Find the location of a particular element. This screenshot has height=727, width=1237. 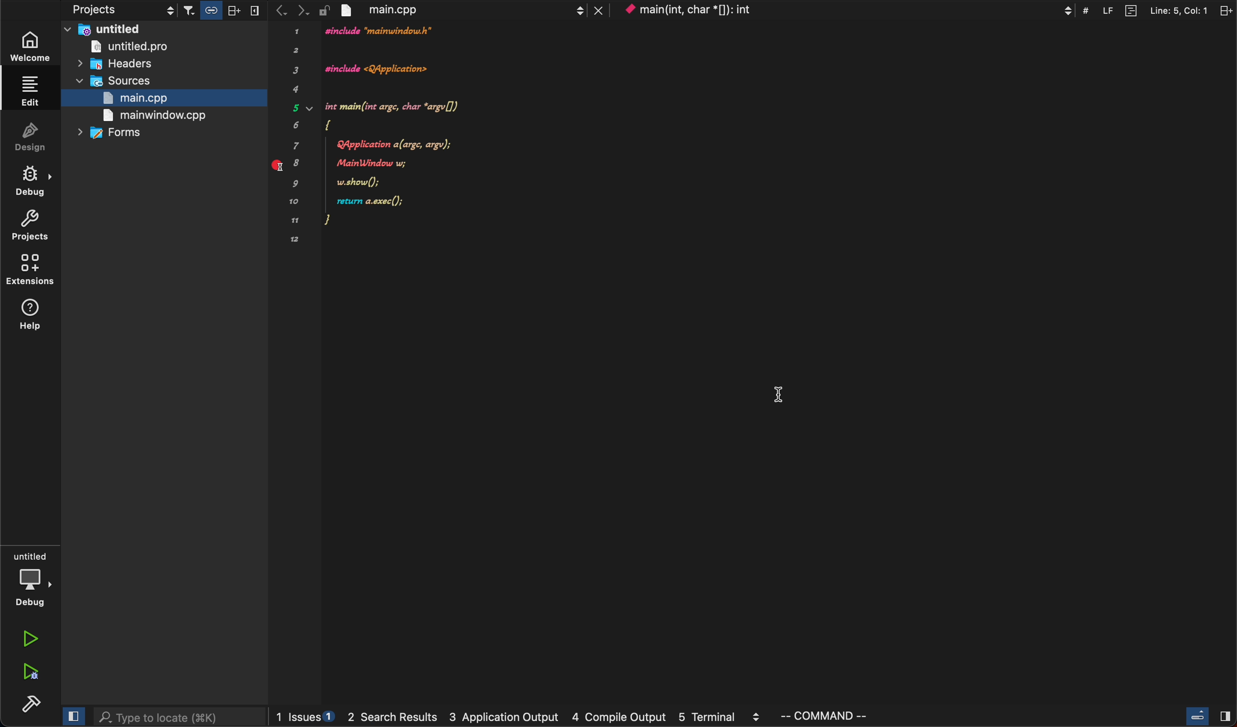

file tab is located at coordinates (464, 11).